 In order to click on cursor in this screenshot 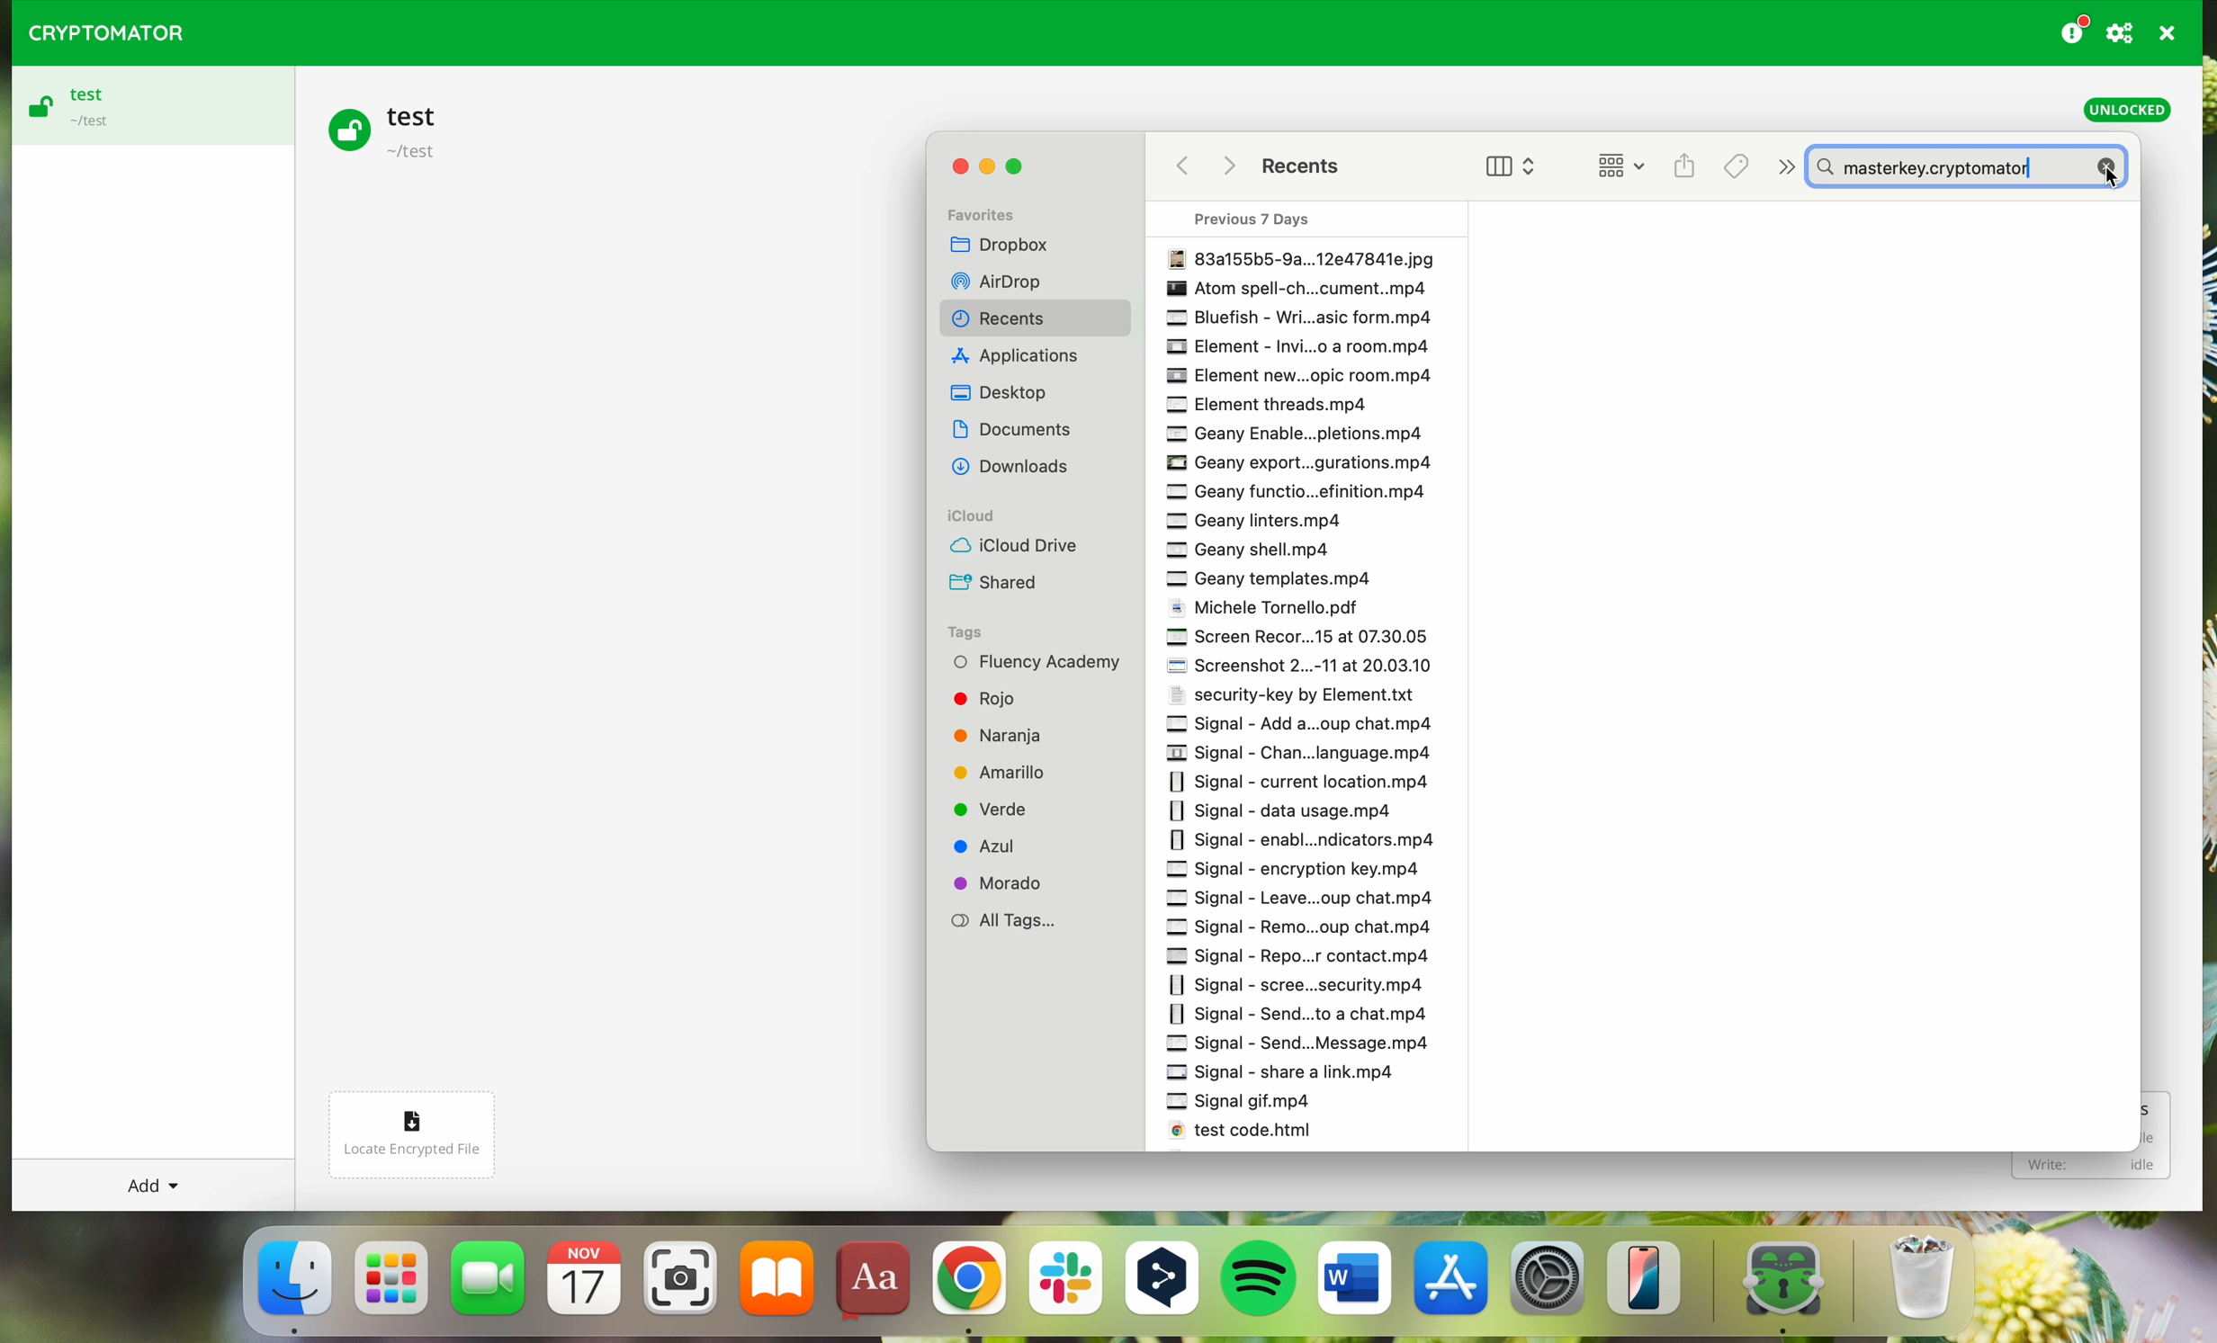, I will do `click(2106, 176)`.